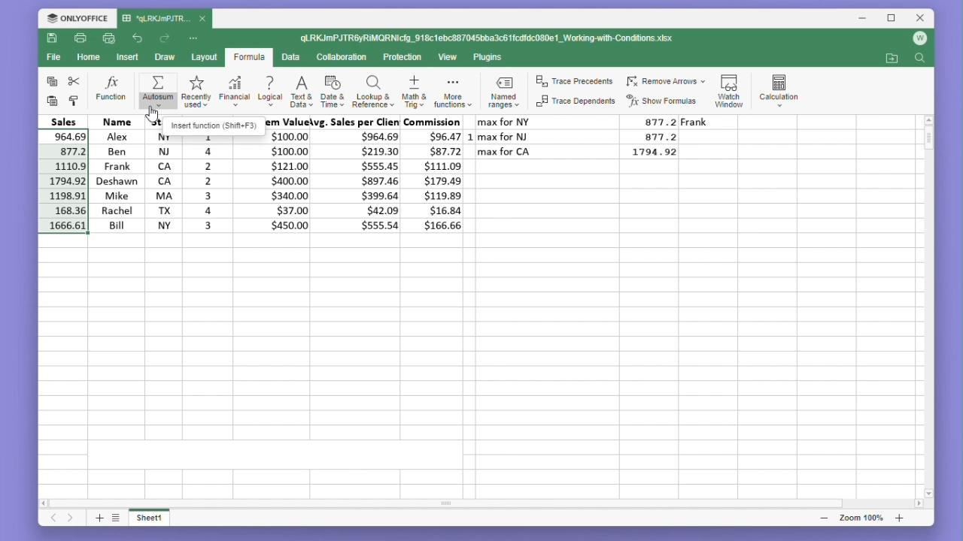  Describe the element at coordinates (98, 519) in the screenshot. I see `Add sheet` at that location.